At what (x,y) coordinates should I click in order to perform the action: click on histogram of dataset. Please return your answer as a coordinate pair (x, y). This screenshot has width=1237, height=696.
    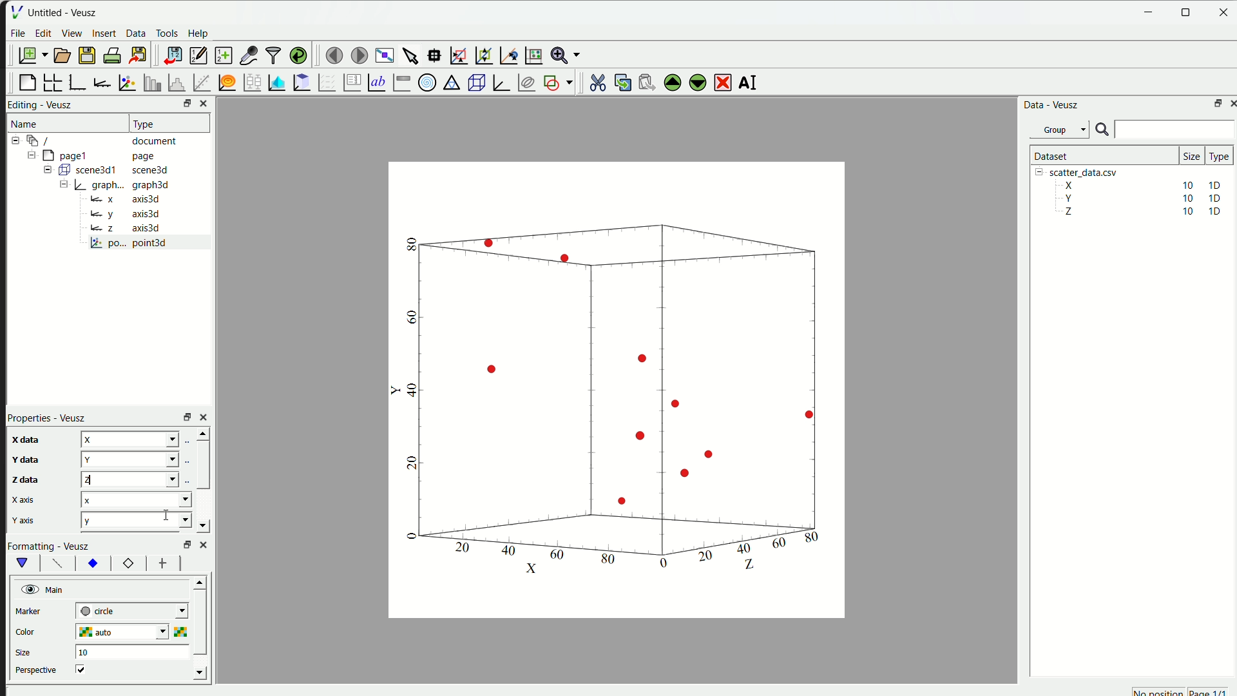
    Looking at the image, I should click on (174, 82).